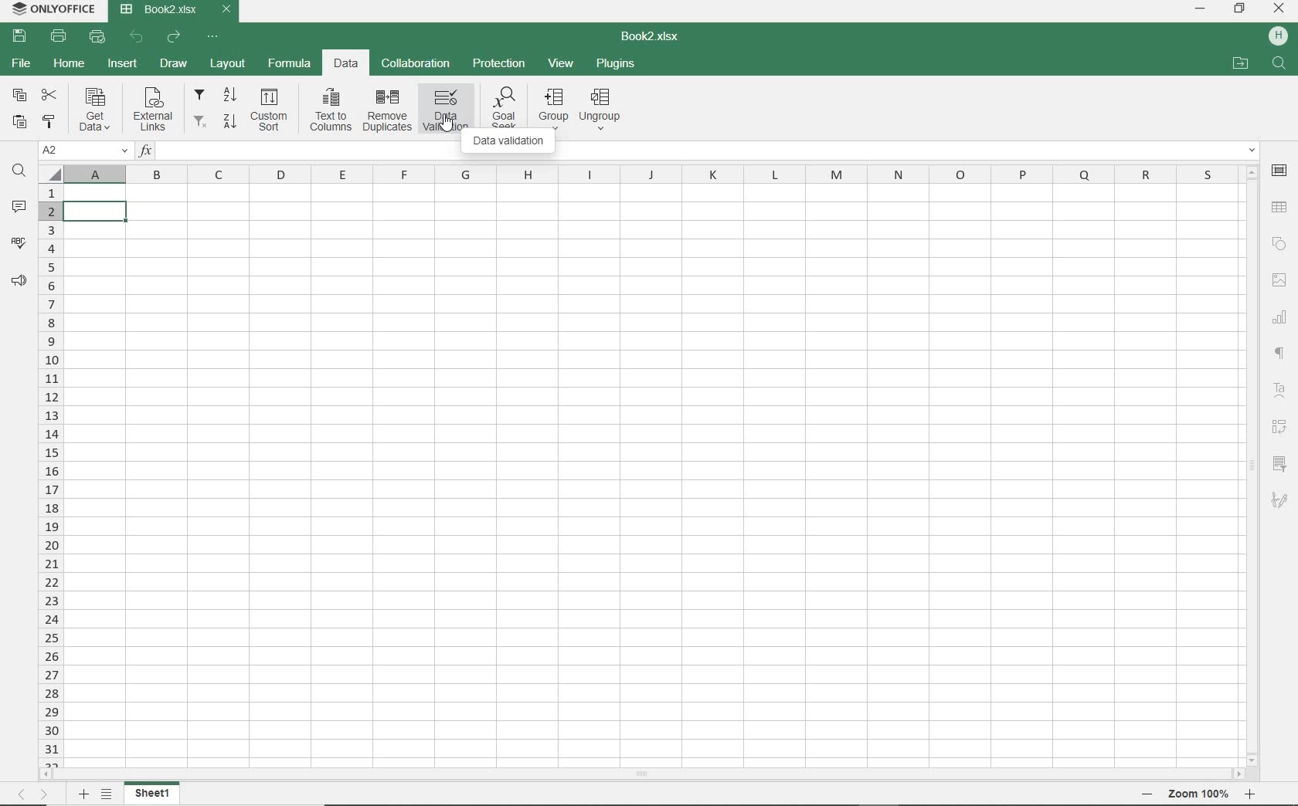  Describe the element at coordinates (202, 124) in the screenshot. I see `remove filters` at that location.